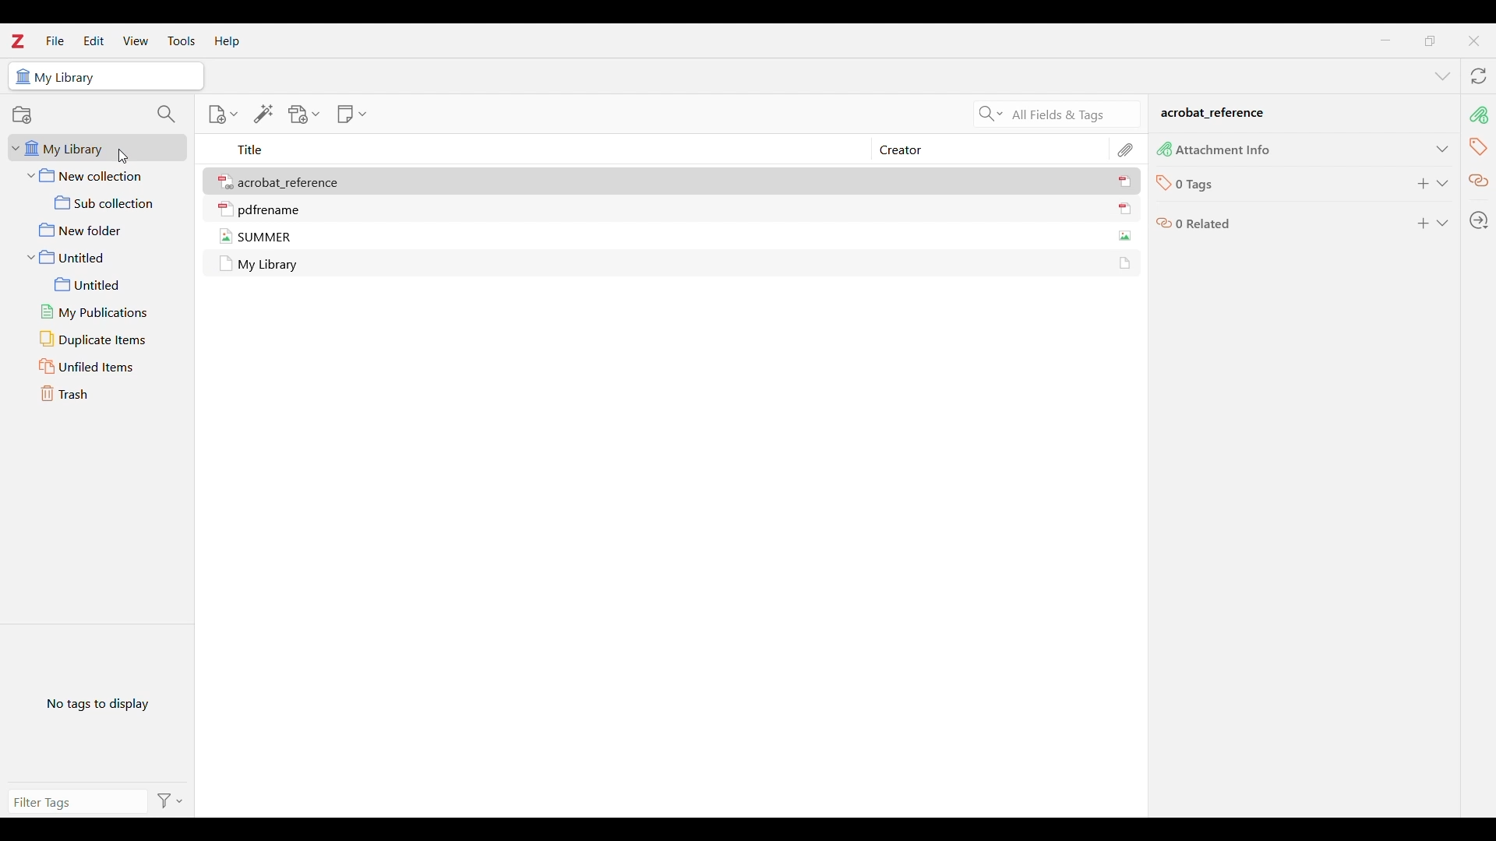 The height and width of the screenshot is (841, 1496). I want to click on Title column, so click(251, 149).